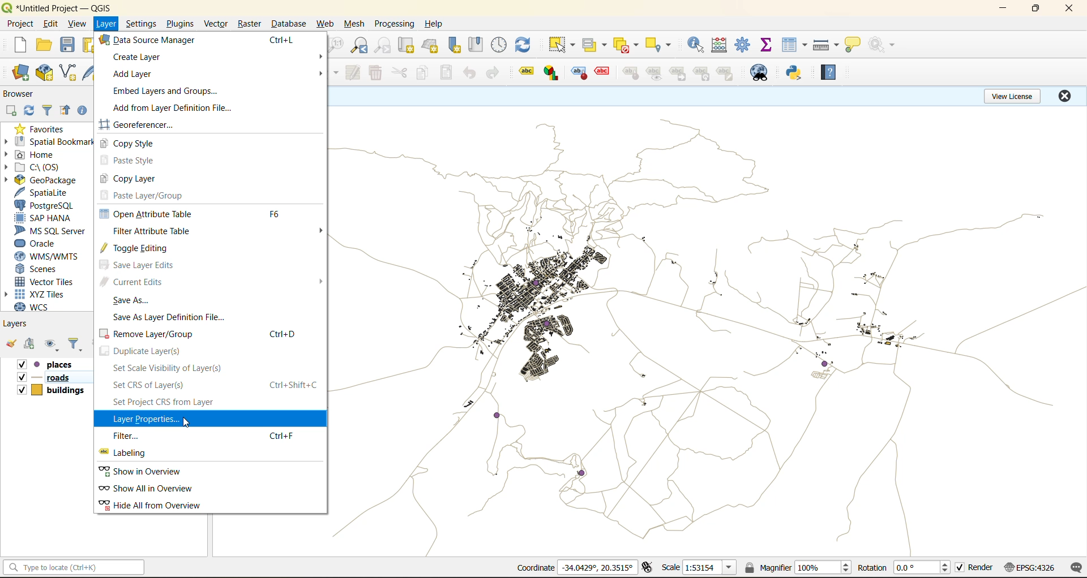 This screenshot has width=1087, height=578. Describe the element at coordinates (207, 334) in the screenshot. I see `remove layer` at that location.